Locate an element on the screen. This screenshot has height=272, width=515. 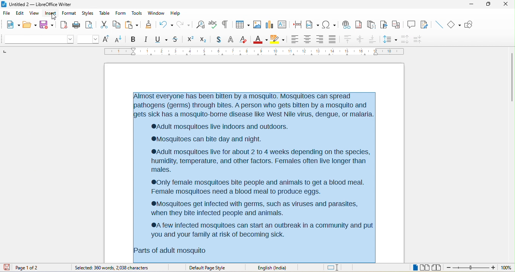
save is located at coordinates (46, 24).